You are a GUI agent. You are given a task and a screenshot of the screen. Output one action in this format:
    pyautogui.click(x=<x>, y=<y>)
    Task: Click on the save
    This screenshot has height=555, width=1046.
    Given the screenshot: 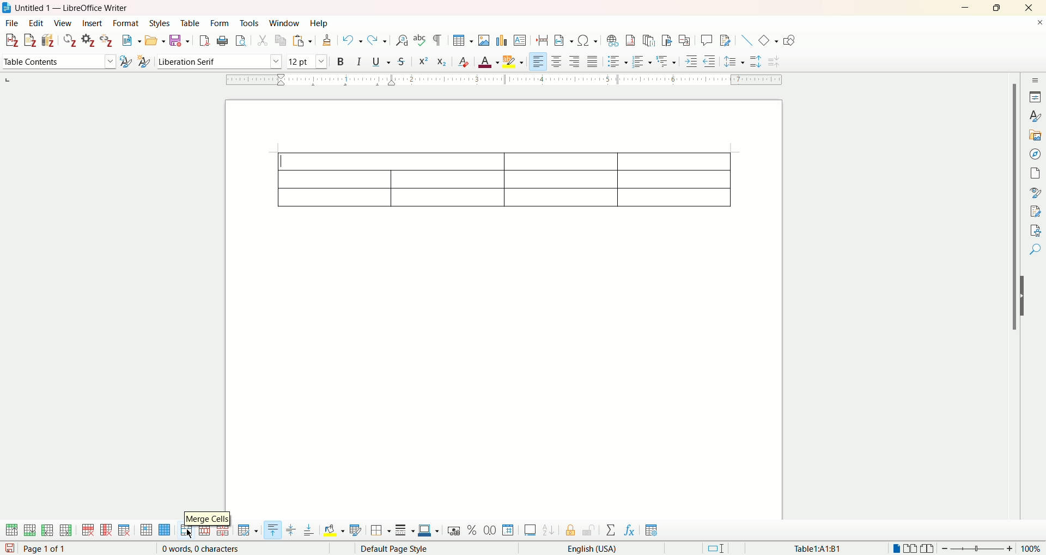 What is the action you would take?
    pyautogui.click(x=9, y=548)
    